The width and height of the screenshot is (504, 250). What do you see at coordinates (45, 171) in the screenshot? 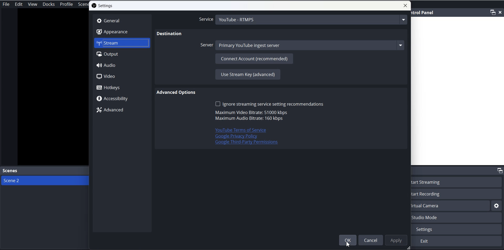
I see `Scenes` at bounding box center [45, 171].